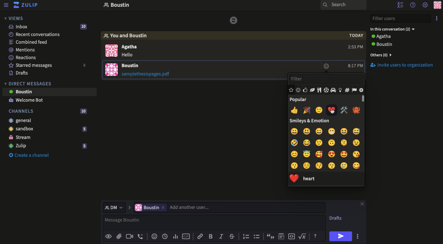 This screenshot has width=443, height=244. I want to click on User, so click(52, 92).